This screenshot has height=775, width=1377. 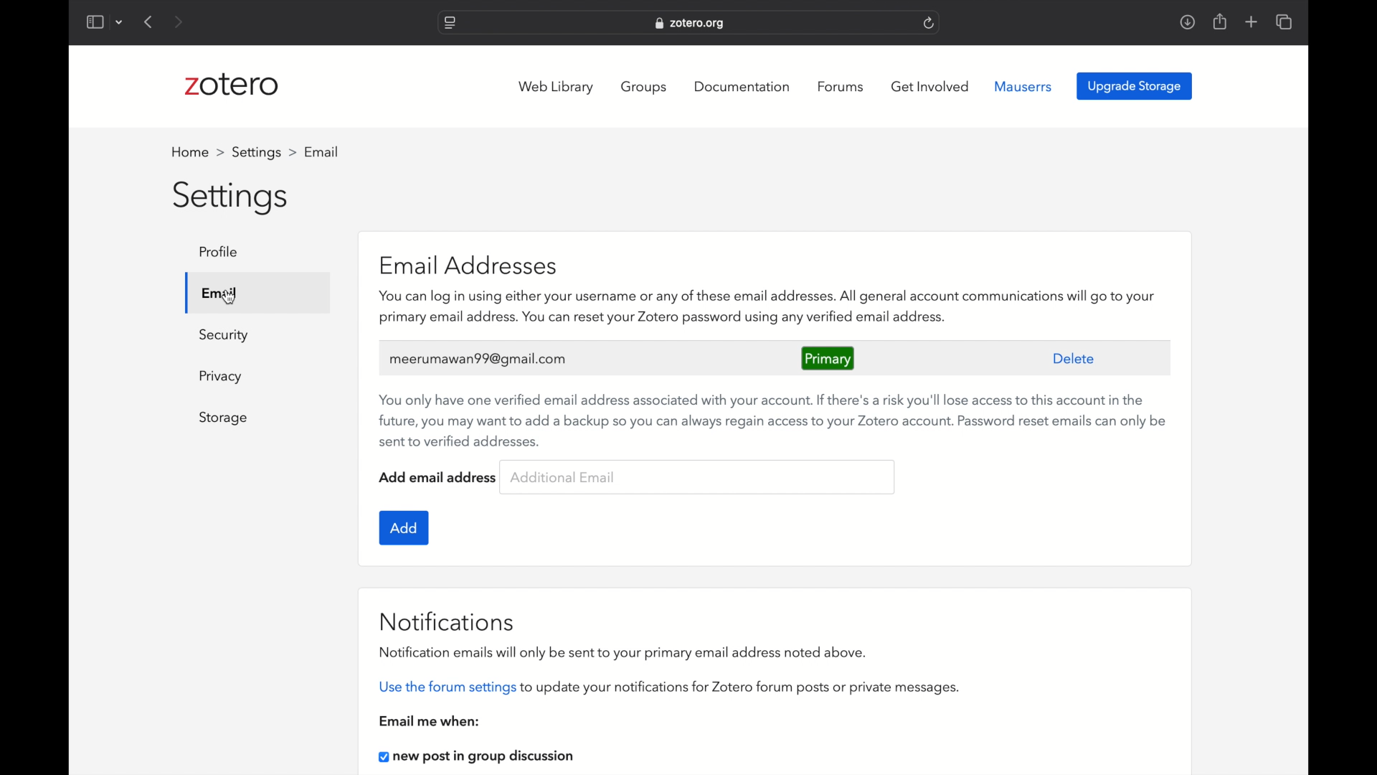 I want to click on profile, so click(x=223, y=251).